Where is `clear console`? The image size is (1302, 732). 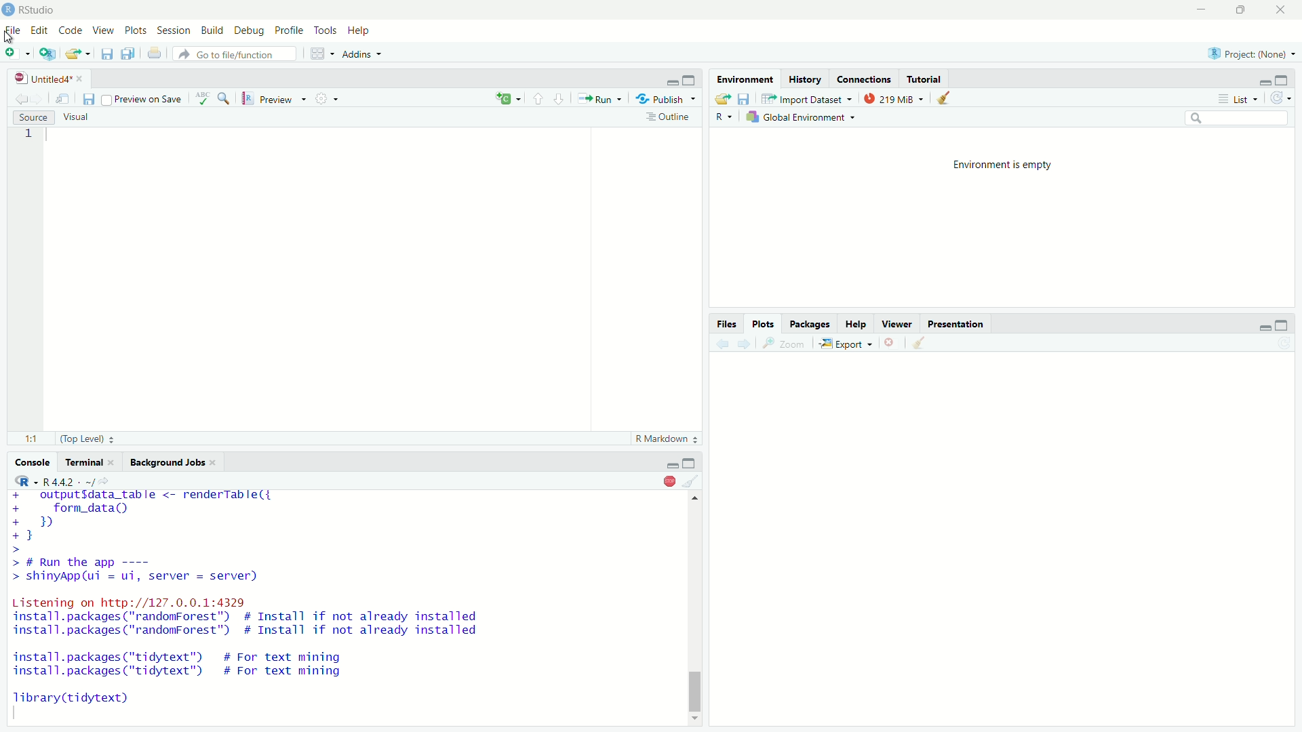 clear console is located at coordinates (692, 480).